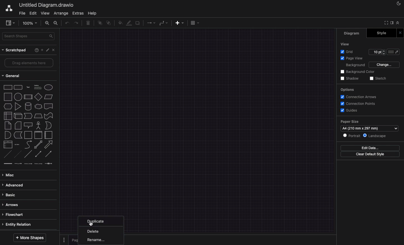 Image resolution: width=404 pixels, height=245 pixels. I want to click on curve, so click(28, 145).